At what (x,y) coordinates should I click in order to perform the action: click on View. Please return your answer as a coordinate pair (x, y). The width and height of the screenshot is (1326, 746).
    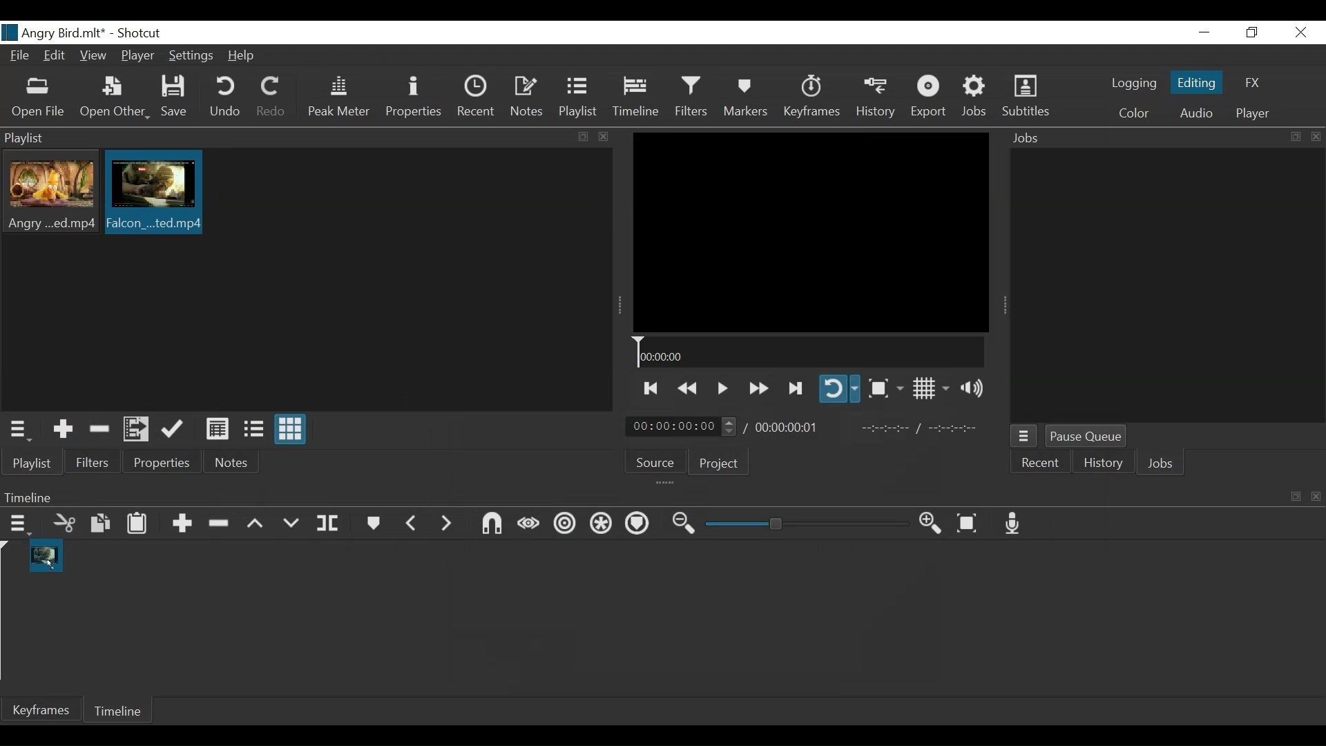
    Looking at the image, I should click on (93, 57).